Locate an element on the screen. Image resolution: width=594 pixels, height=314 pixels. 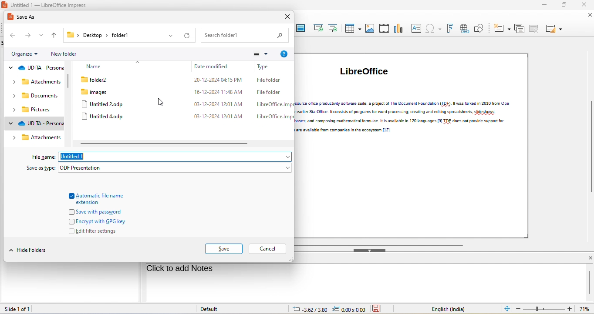
vertical scroll bar is located at coordinates (69, 81).